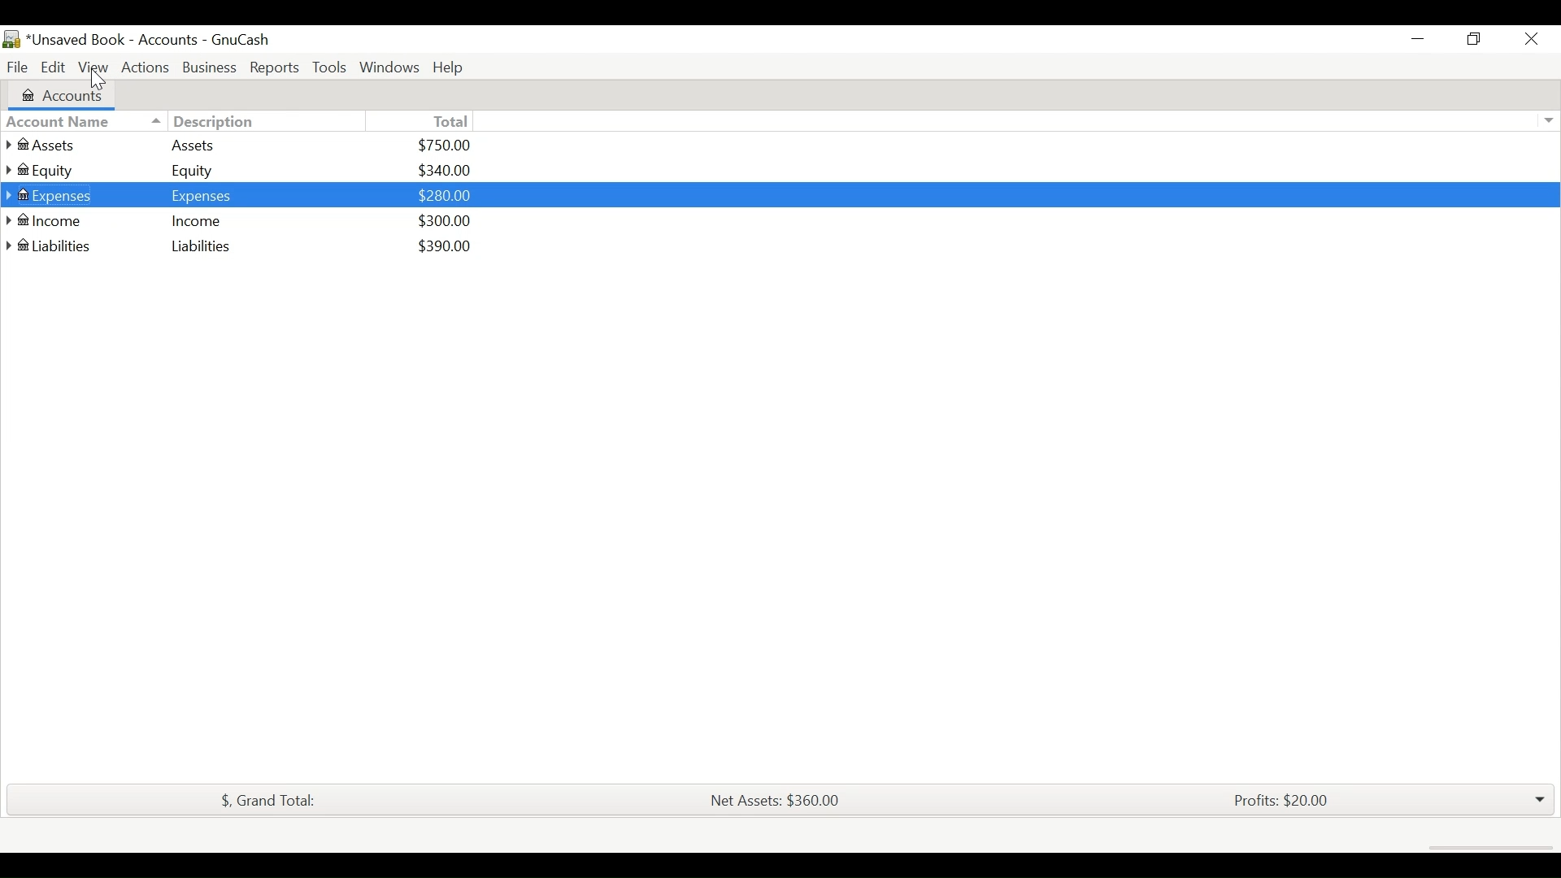 This screenshot has height=878, width=1561. I want to click on Business, so click(209, 67).